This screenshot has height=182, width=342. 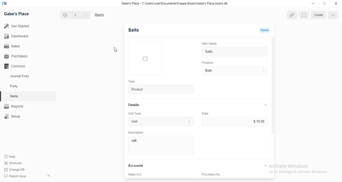 I want to click on Product, so click(x=139, y=90).